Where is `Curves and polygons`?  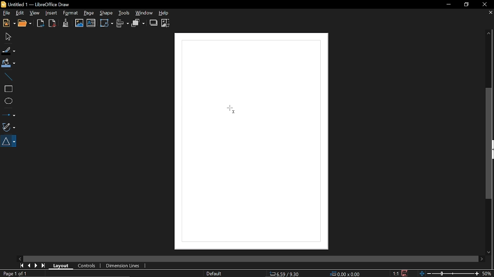
Curves and polygons is located at coordinates (8, 126).